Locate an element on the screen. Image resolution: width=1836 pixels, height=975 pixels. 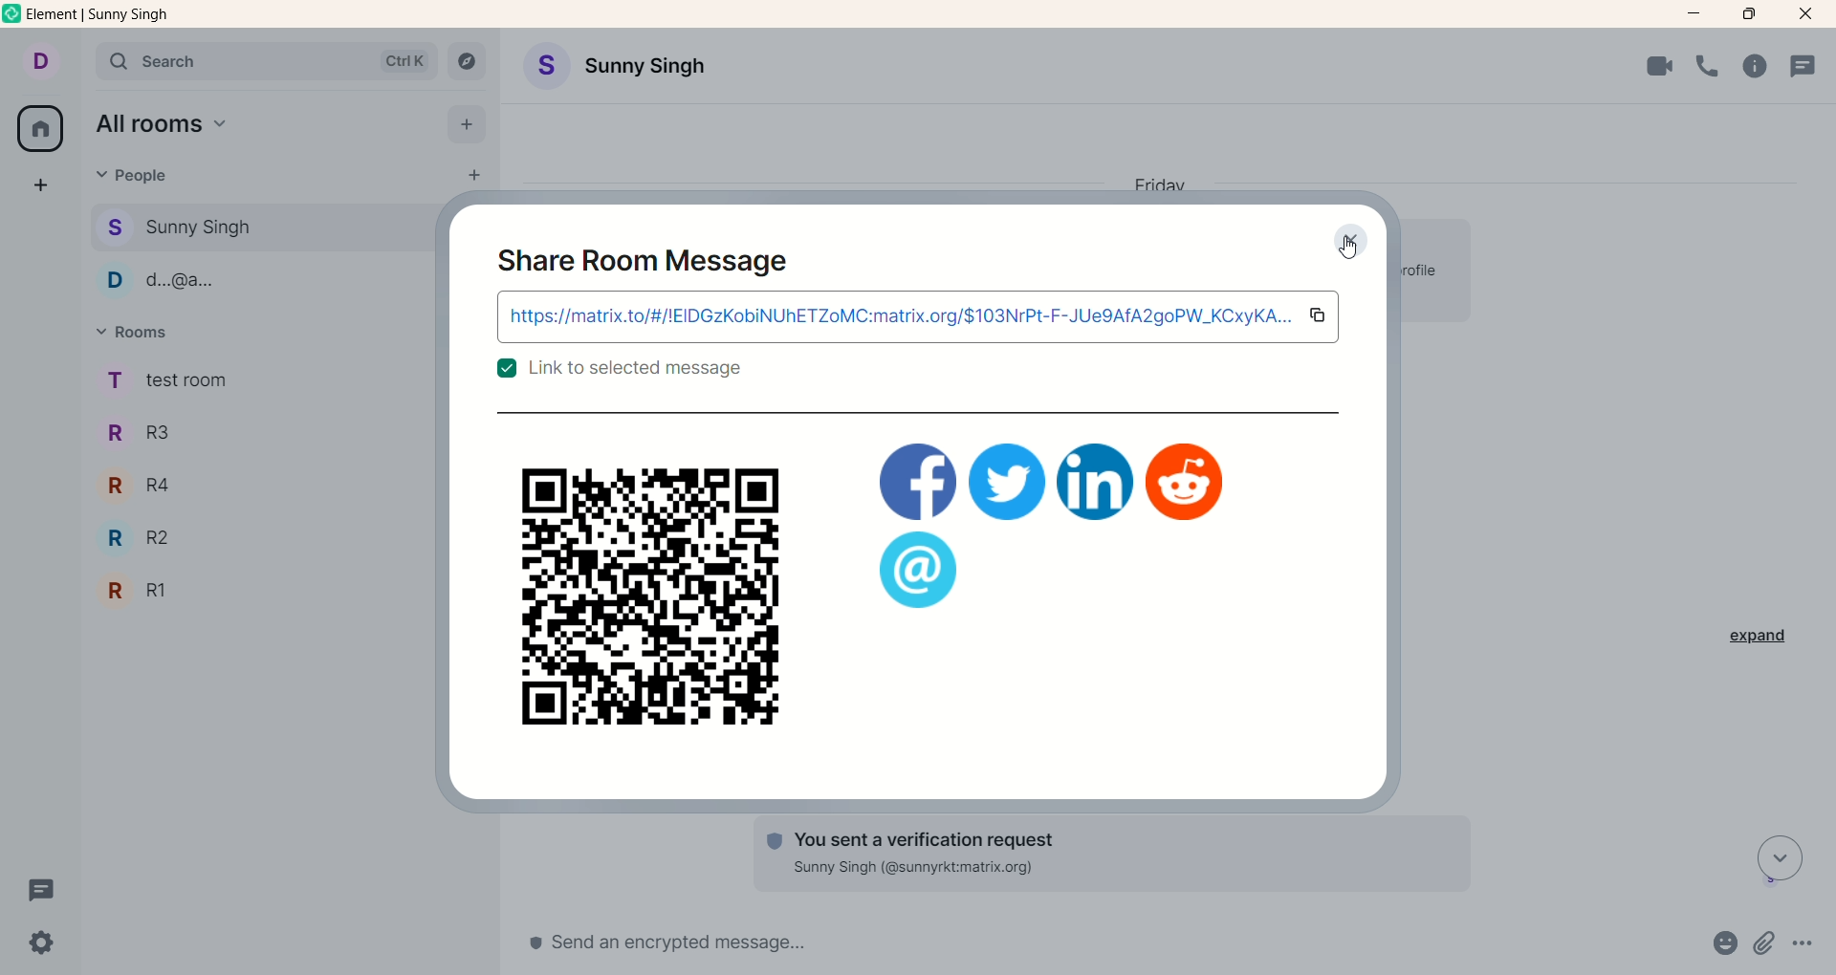
cursor is located at coordinates (1353, 248).